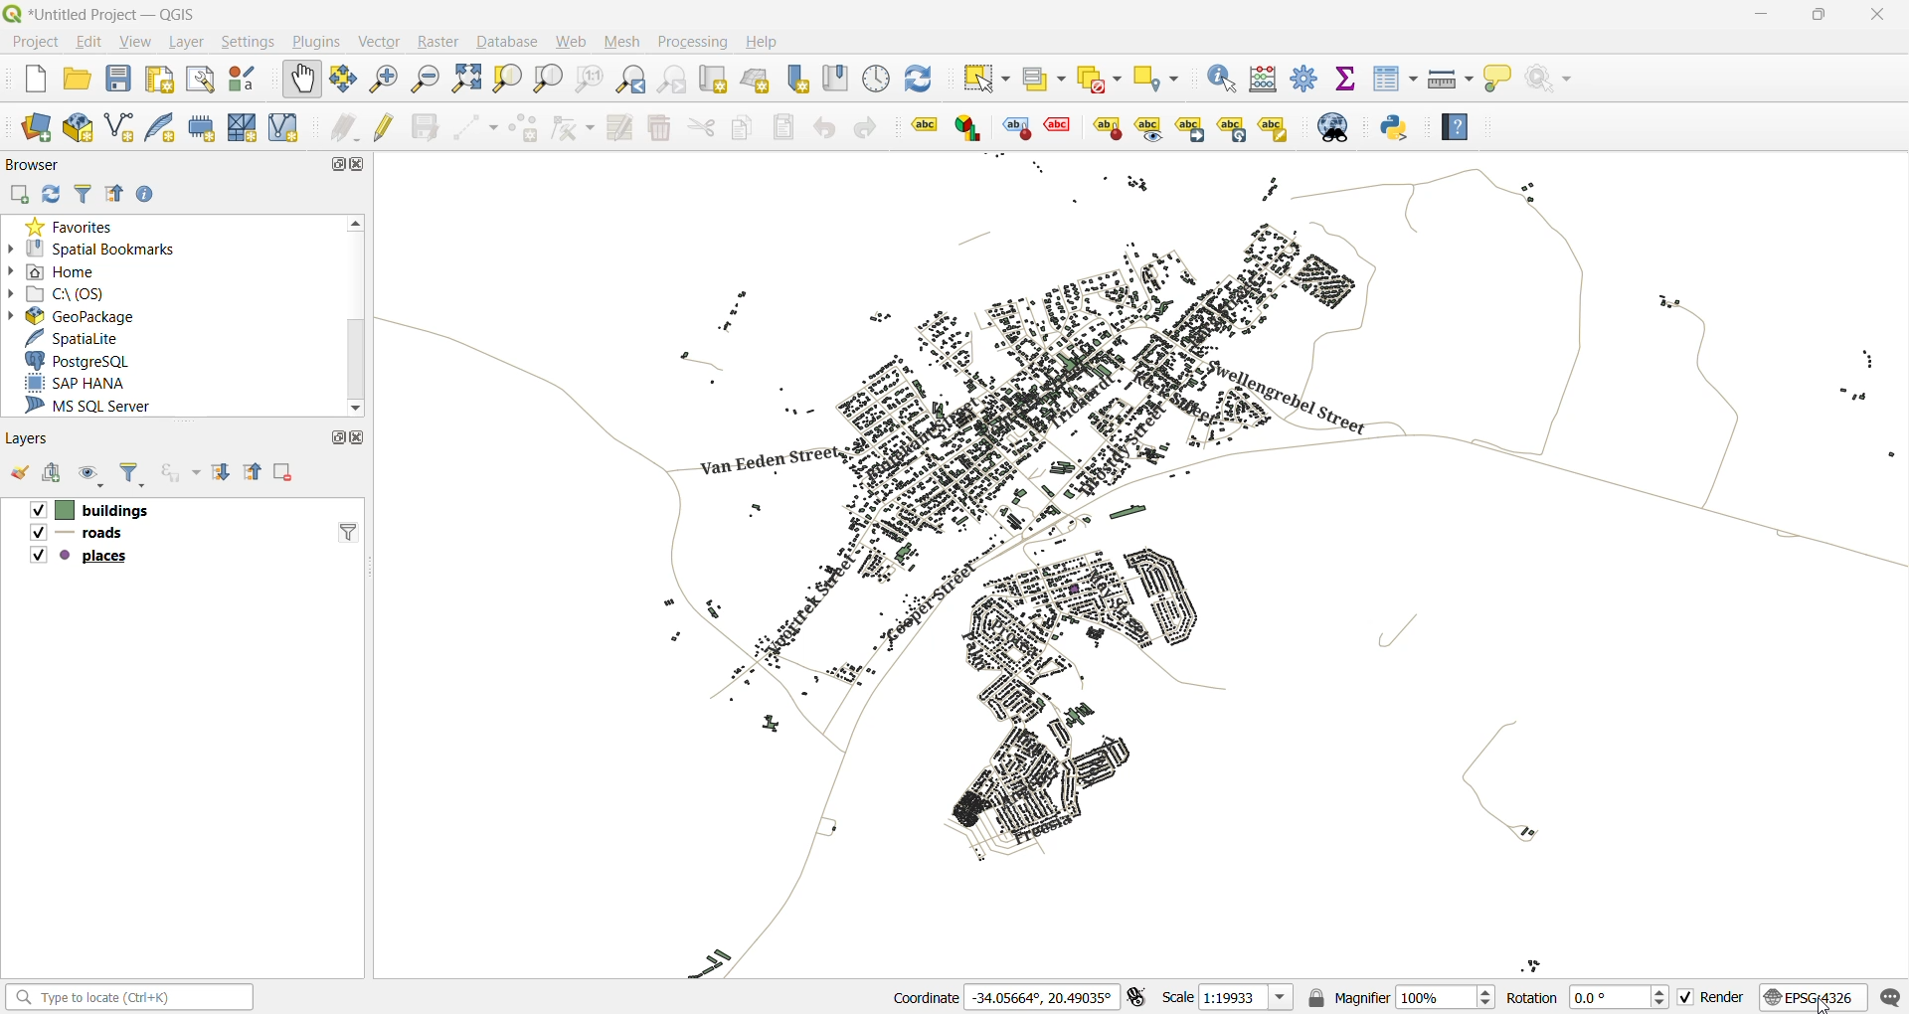 This screenshot has width=1909, height=1014. What do you see at coordinates (357, 222) in the screenshot?
I see `scroll up` at bounding box center [357, 222].